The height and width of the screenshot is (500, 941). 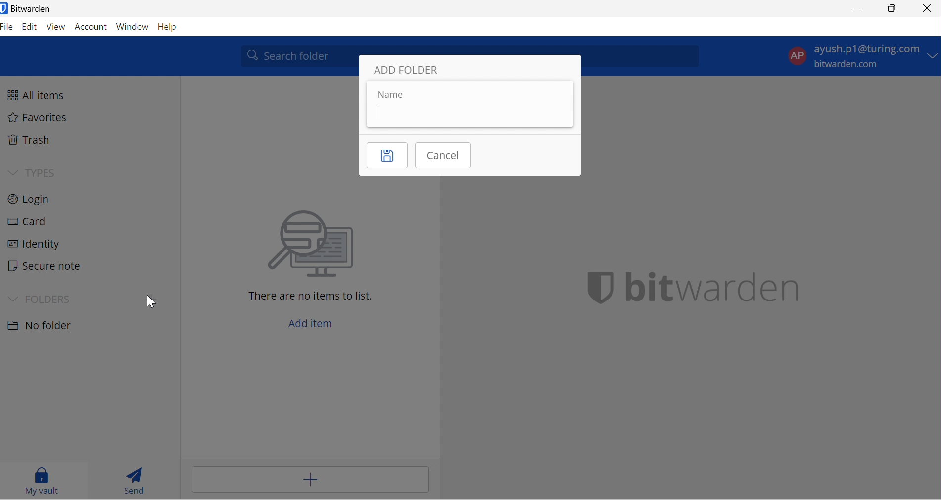 What do you see at coordinates (34, 200) in the screenshot?
I see `Login` at bounding box center [34, 200].